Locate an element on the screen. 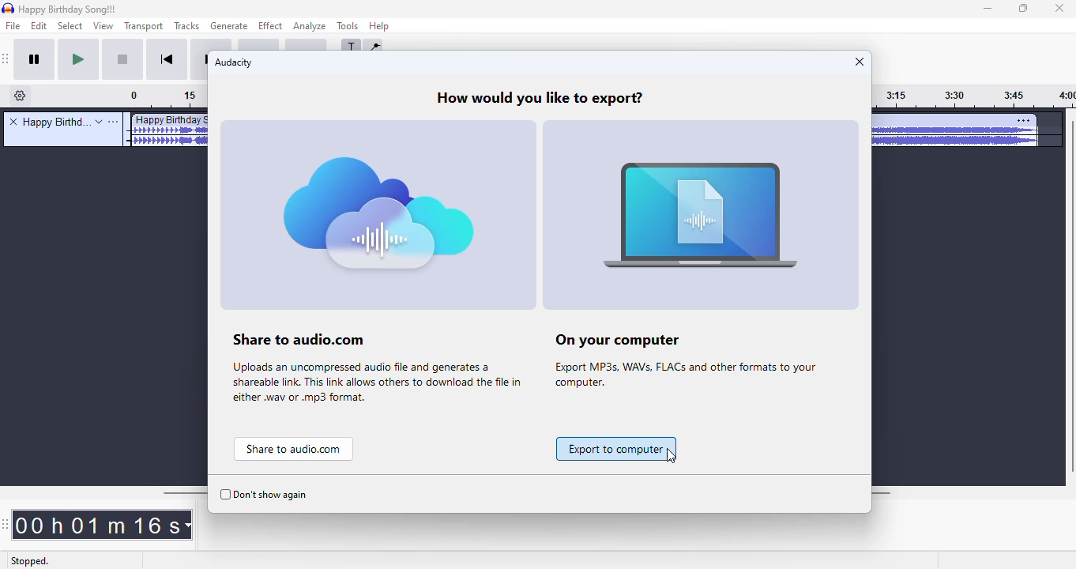 This screenshot has width=1076, height=569. file is located at coordinates (13, 26).